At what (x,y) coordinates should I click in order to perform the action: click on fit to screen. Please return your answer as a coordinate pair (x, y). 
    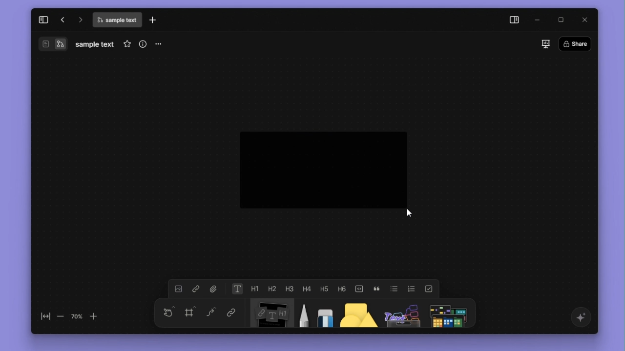
    Looking at the image, I should click on (43, 317).